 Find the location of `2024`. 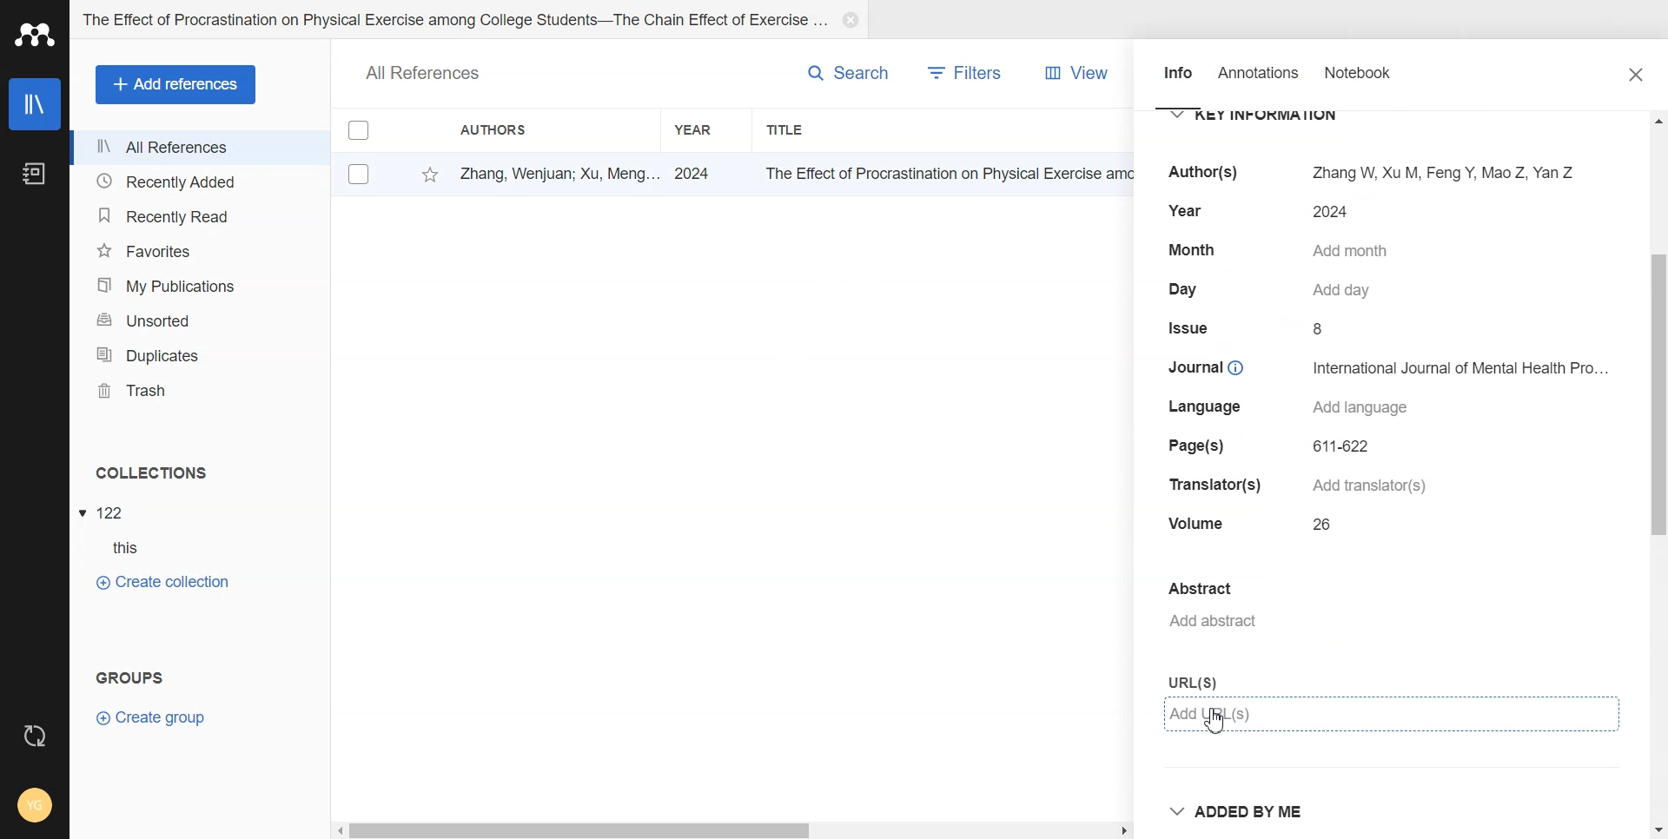

2024 is located at coordinates (693, 173).